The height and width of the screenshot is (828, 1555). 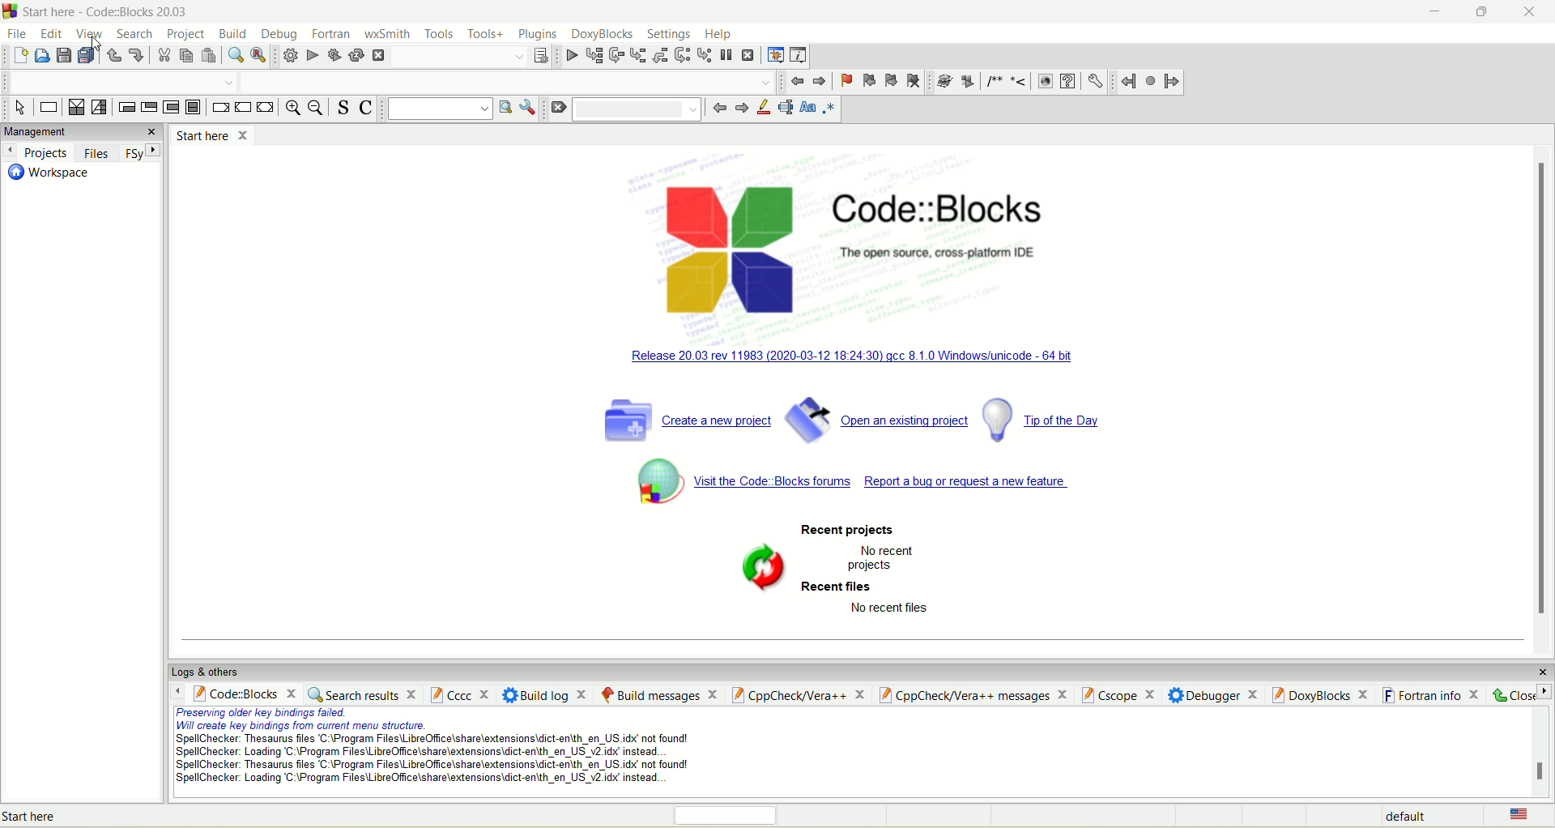 I want to click on web, so click(x=1046, y=82).